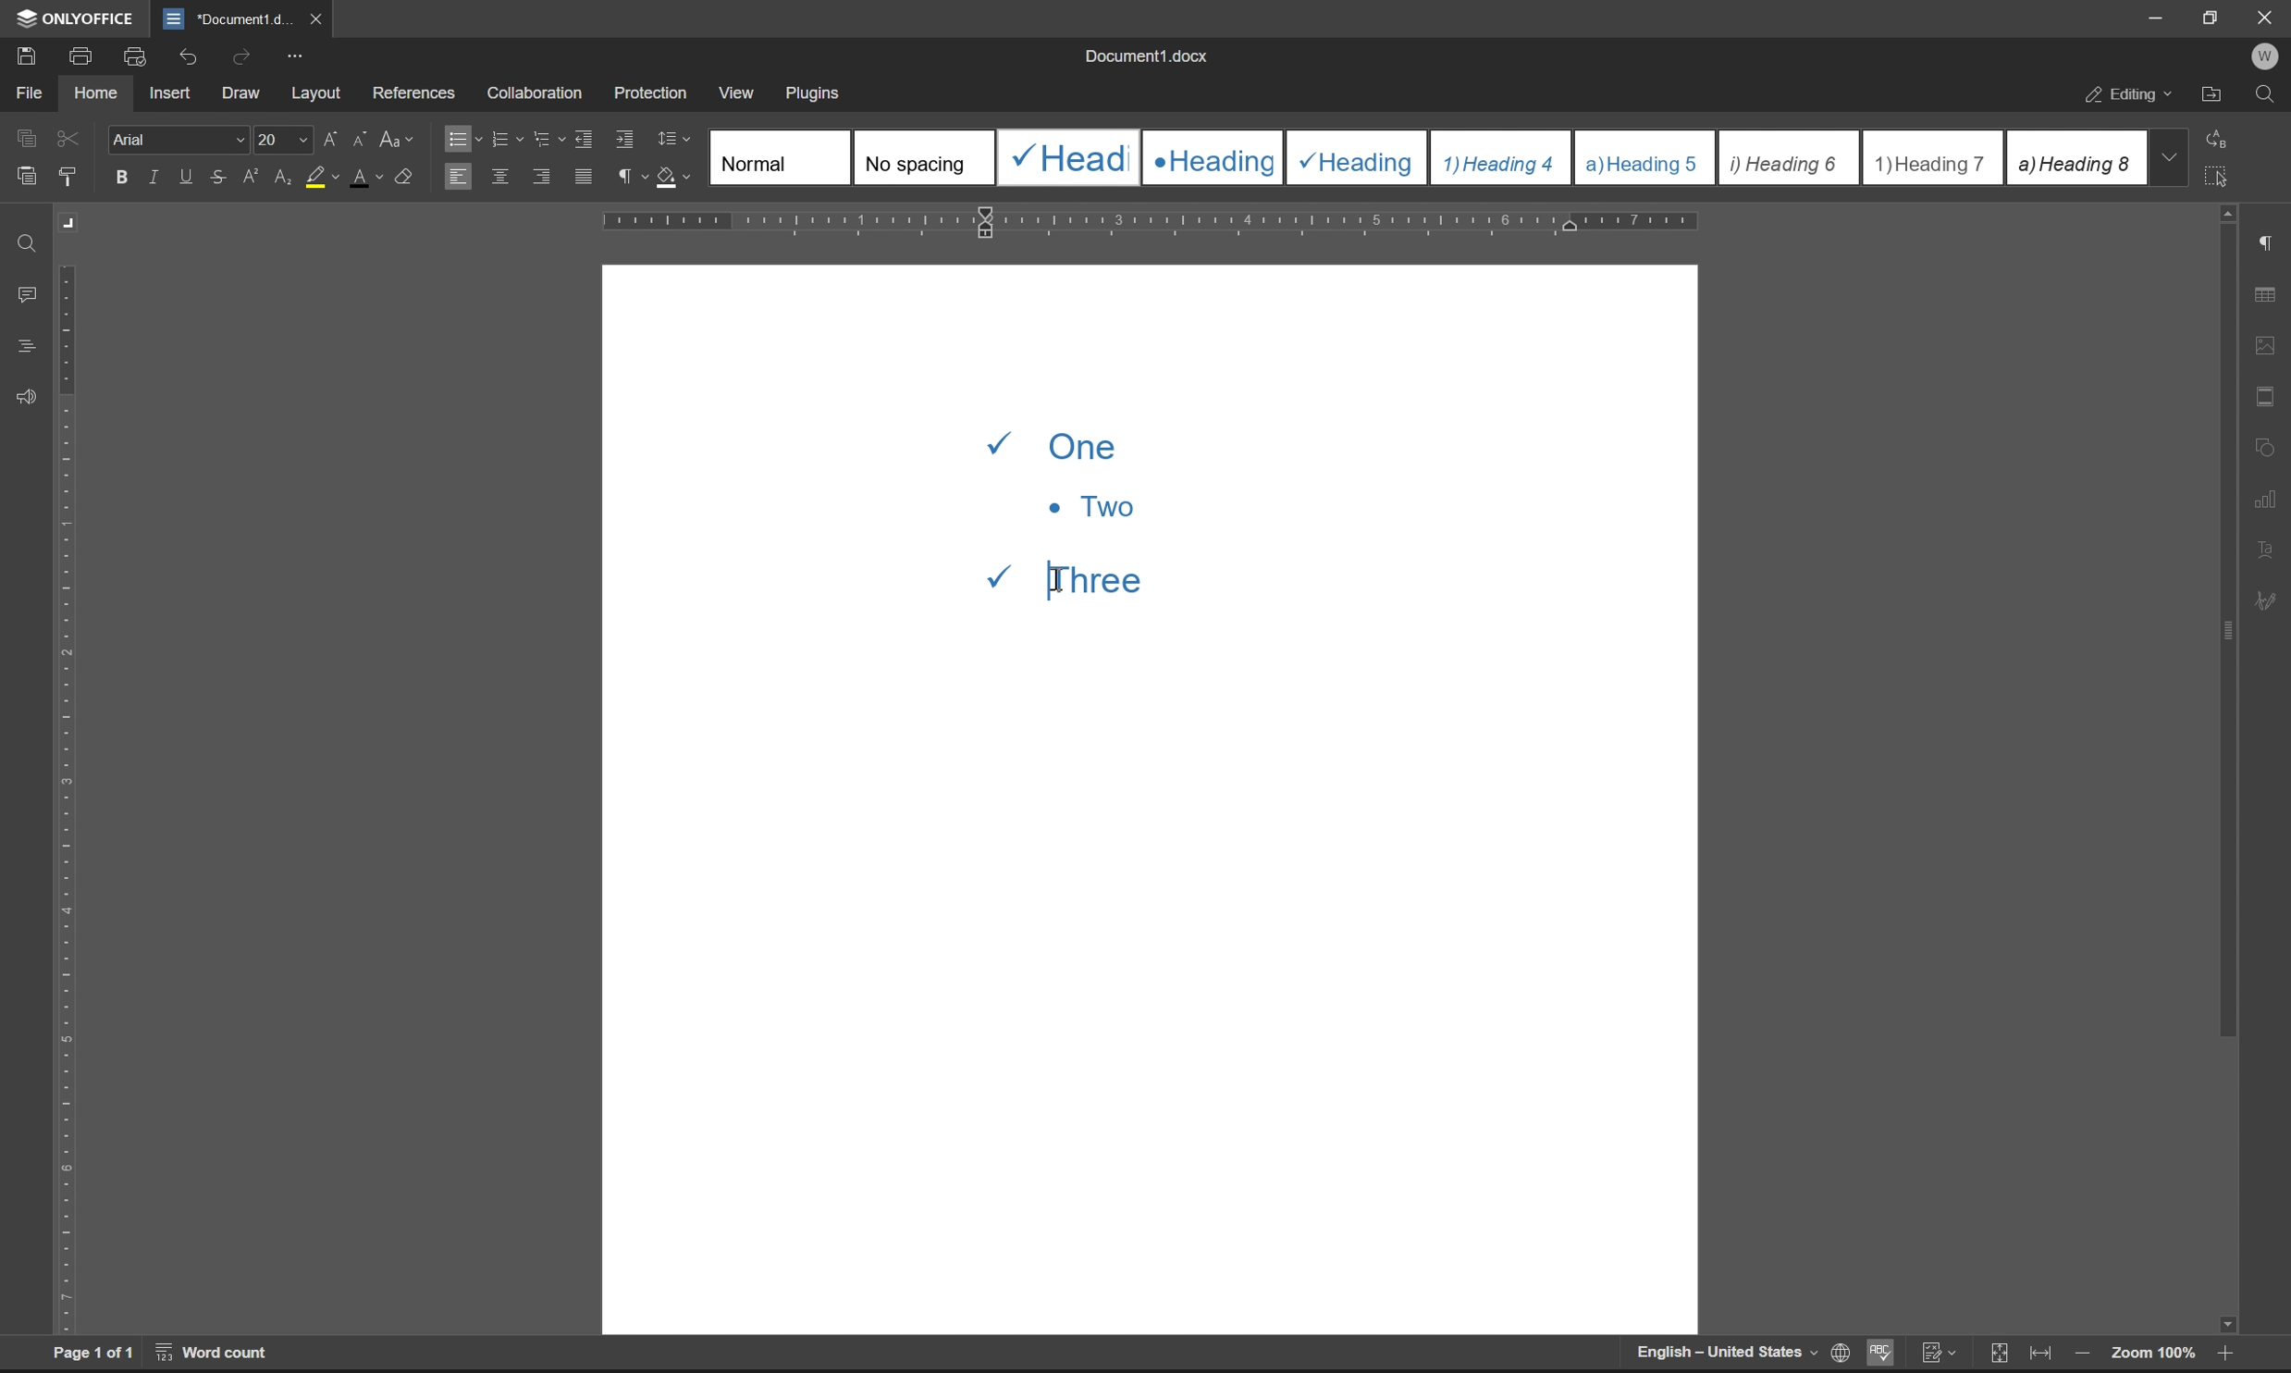  Describe the element at coordinates (185, 59) in the screenshot. I see `undo` at that location.